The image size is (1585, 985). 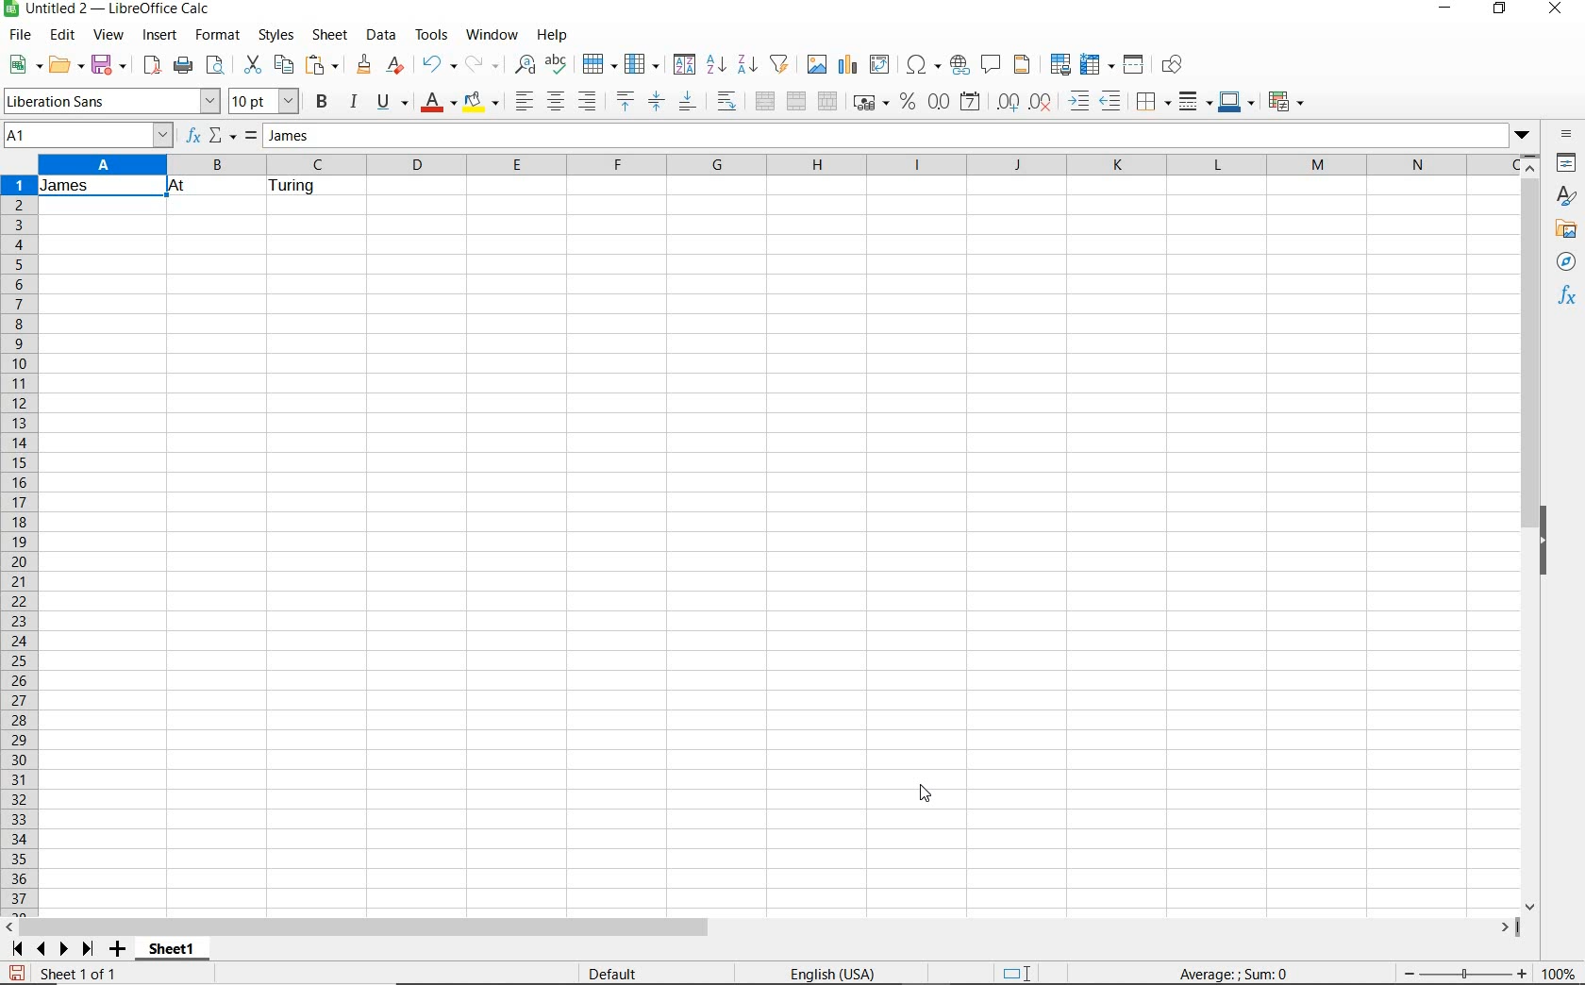 I want to click on insert chart, so click(x=848, y=65).